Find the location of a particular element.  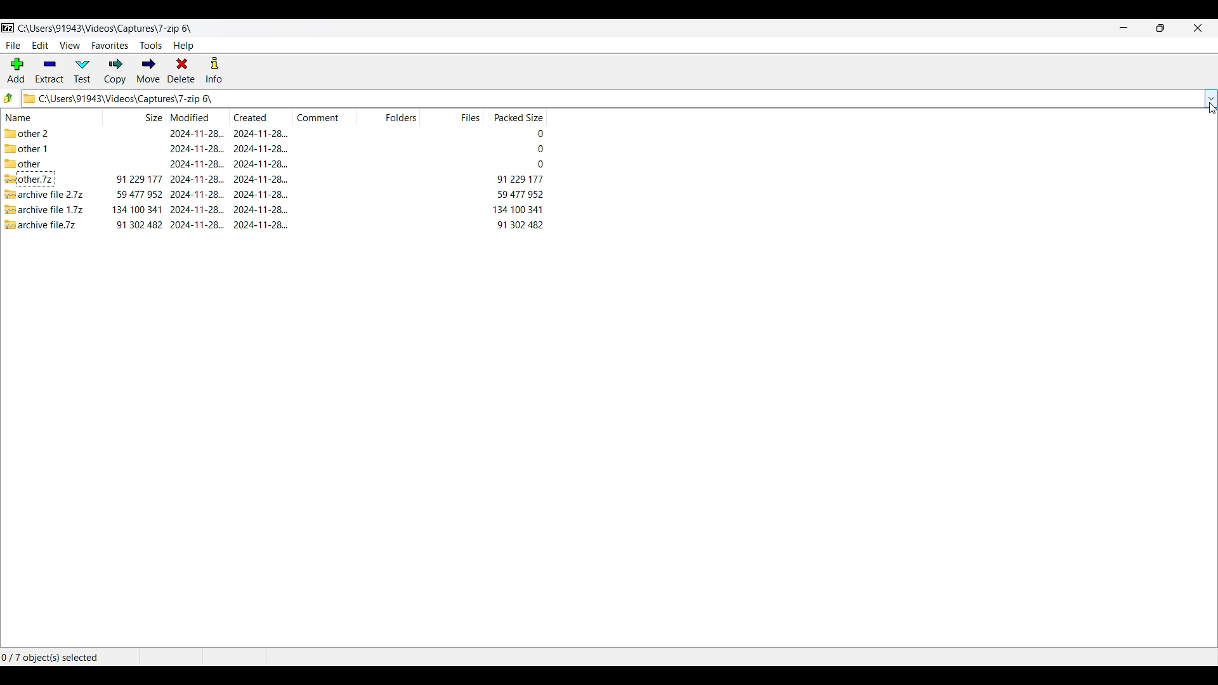

created date & time is located at coordinates (260, 133).